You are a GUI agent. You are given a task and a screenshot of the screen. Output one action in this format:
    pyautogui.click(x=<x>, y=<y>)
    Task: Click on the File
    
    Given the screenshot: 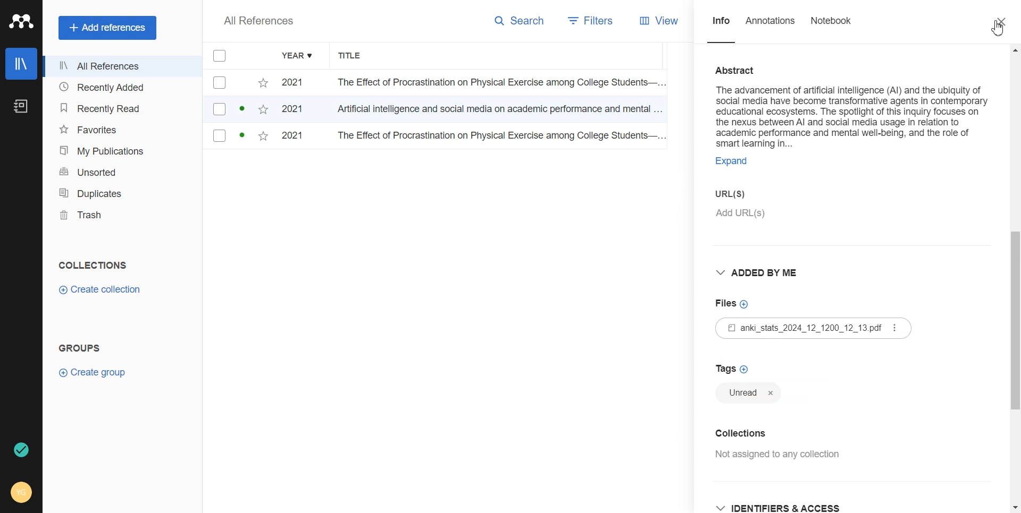 What is the action you would take?
    pyautogui.click(x=813, y=329)
    